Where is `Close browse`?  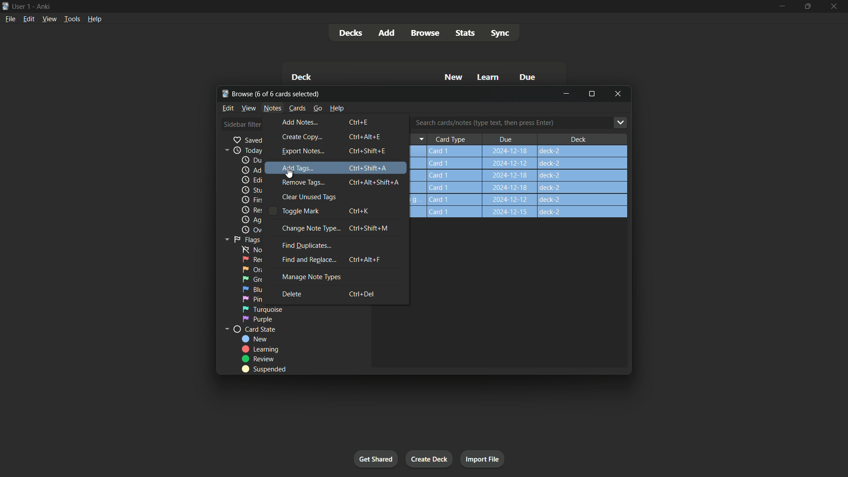
Close browse is located at coordinates (618, 95).